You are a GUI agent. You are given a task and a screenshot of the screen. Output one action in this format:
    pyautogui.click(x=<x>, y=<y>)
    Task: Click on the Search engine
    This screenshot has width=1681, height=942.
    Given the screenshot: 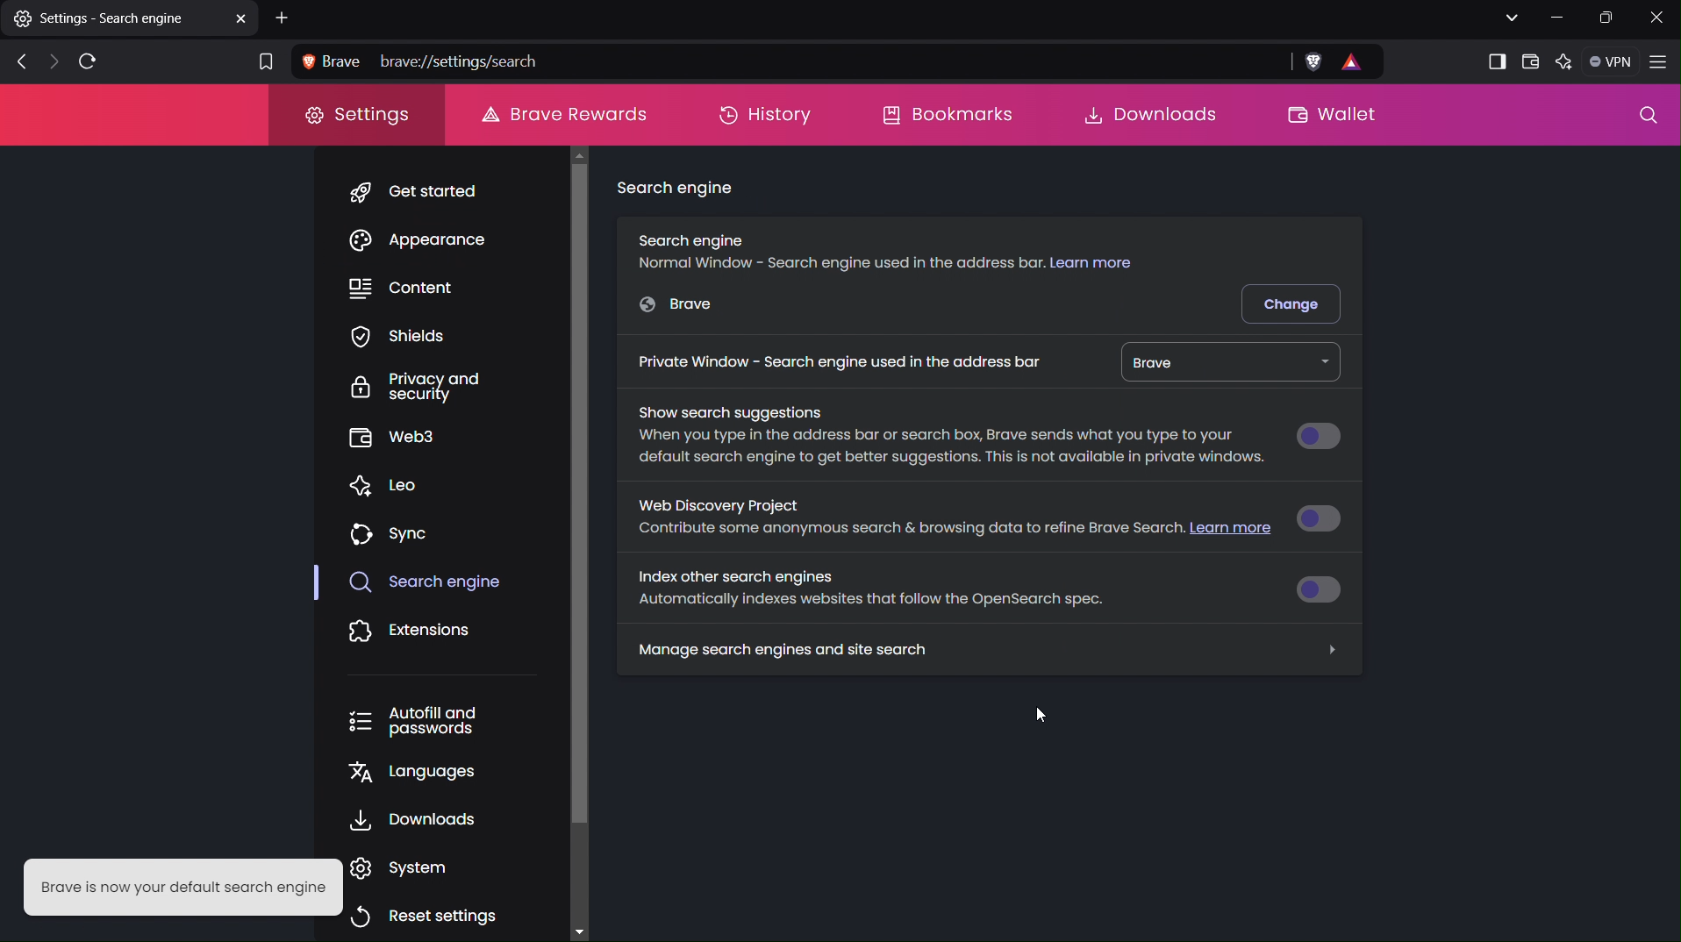 What is the action you would take?
    pyautogui.click(x=678, y=191)
    